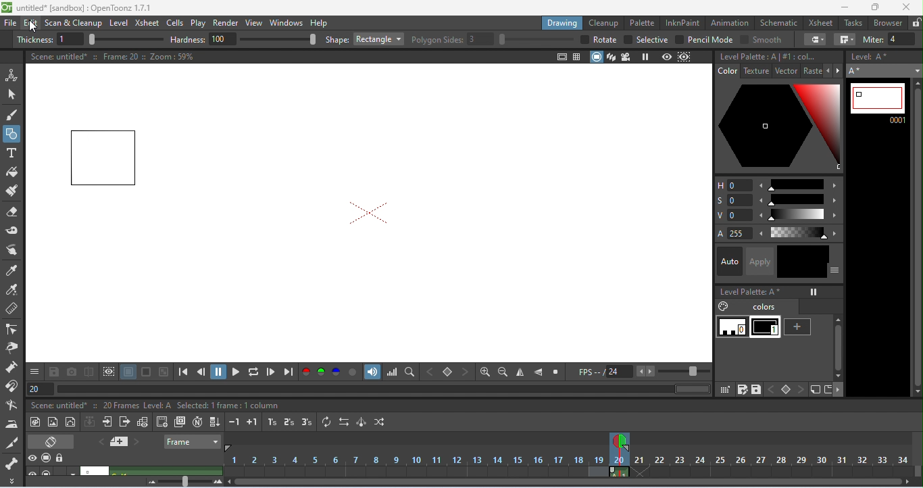 This screenshot has width=923, height=488. Describe the element at coordinates (161, 422) in the screenshot. I see `create blank drawing` at that location.